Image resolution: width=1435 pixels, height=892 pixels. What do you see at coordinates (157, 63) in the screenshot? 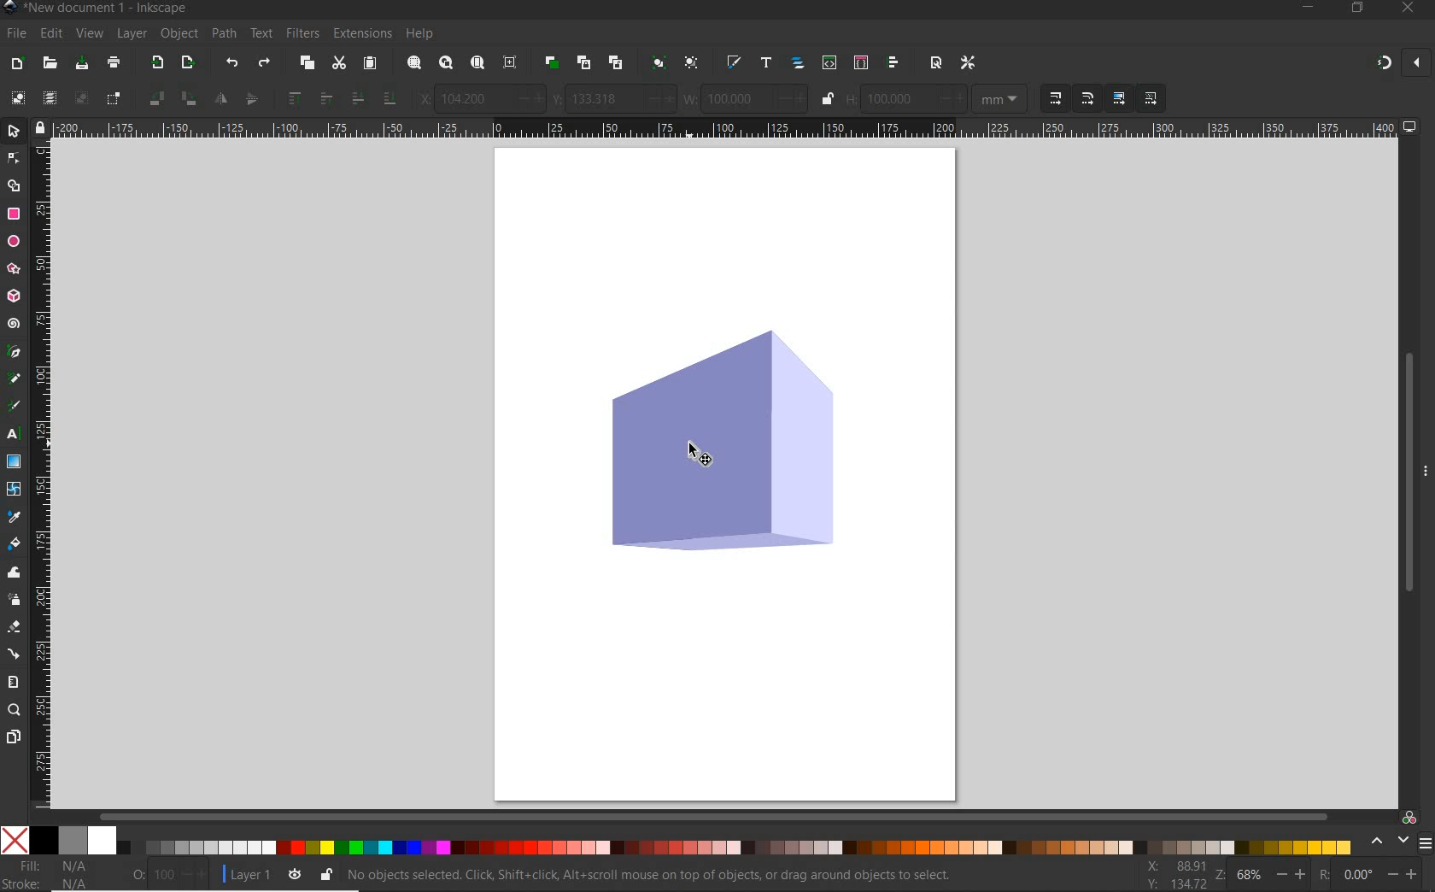
I see `IMPORT` at bounding box center [157, 63].